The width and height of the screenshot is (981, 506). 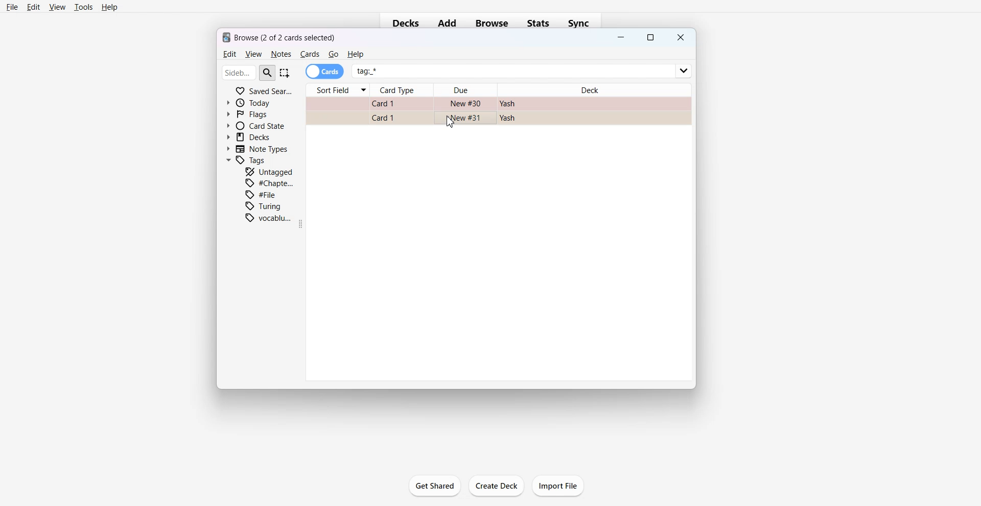 What do you see at coordinates (497, 486) in the screenshot?
I see `Create Deck` at bounding box center [497, 486].